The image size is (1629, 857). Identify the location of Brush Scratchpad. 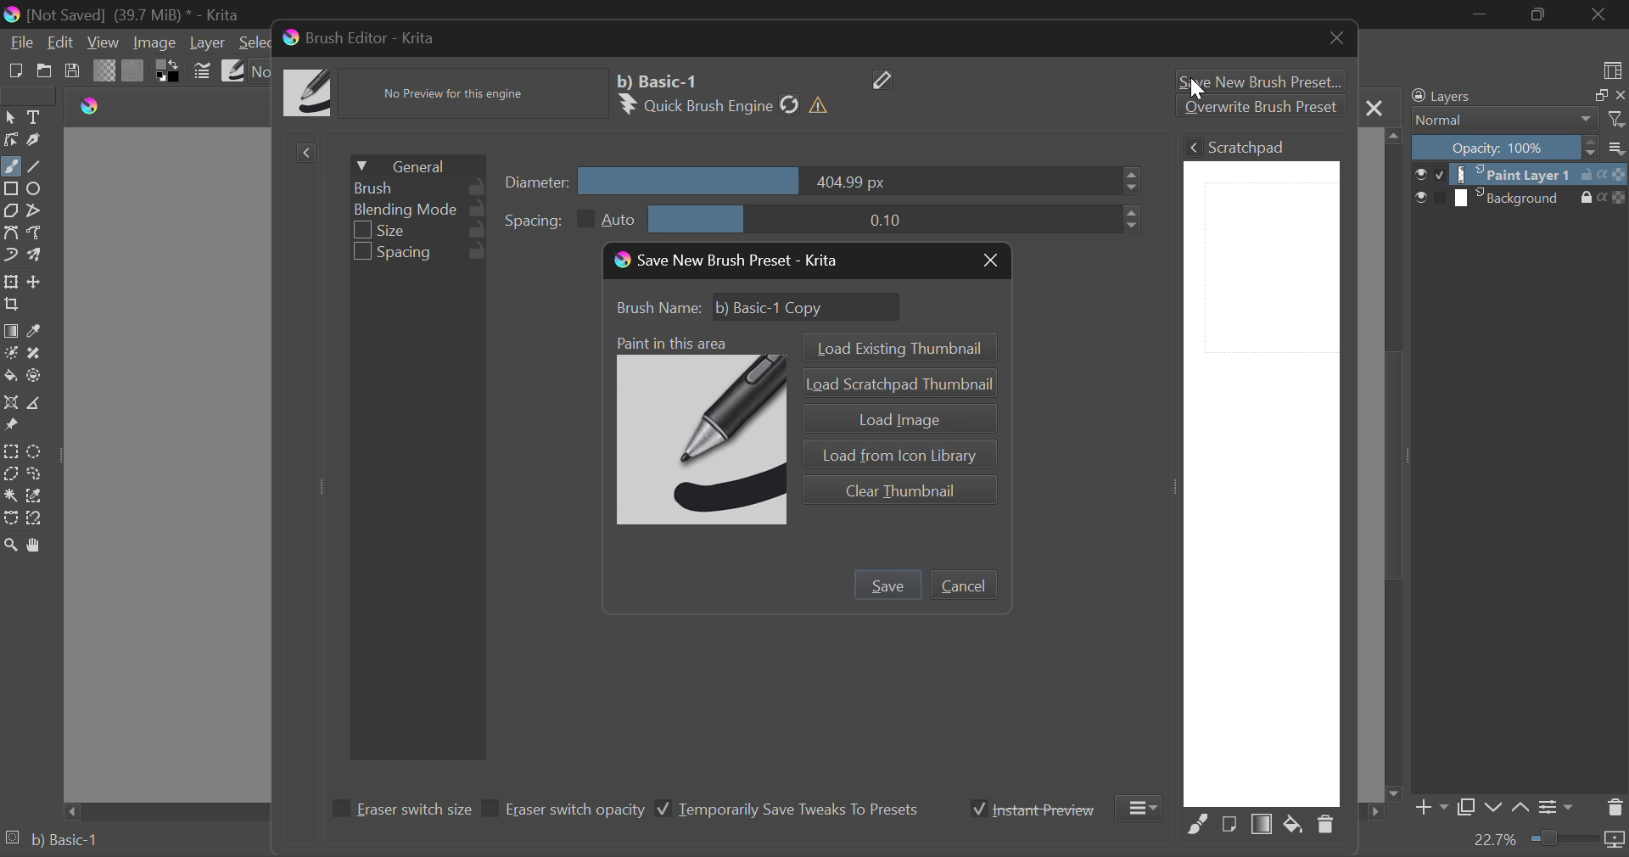
(1262, 470).